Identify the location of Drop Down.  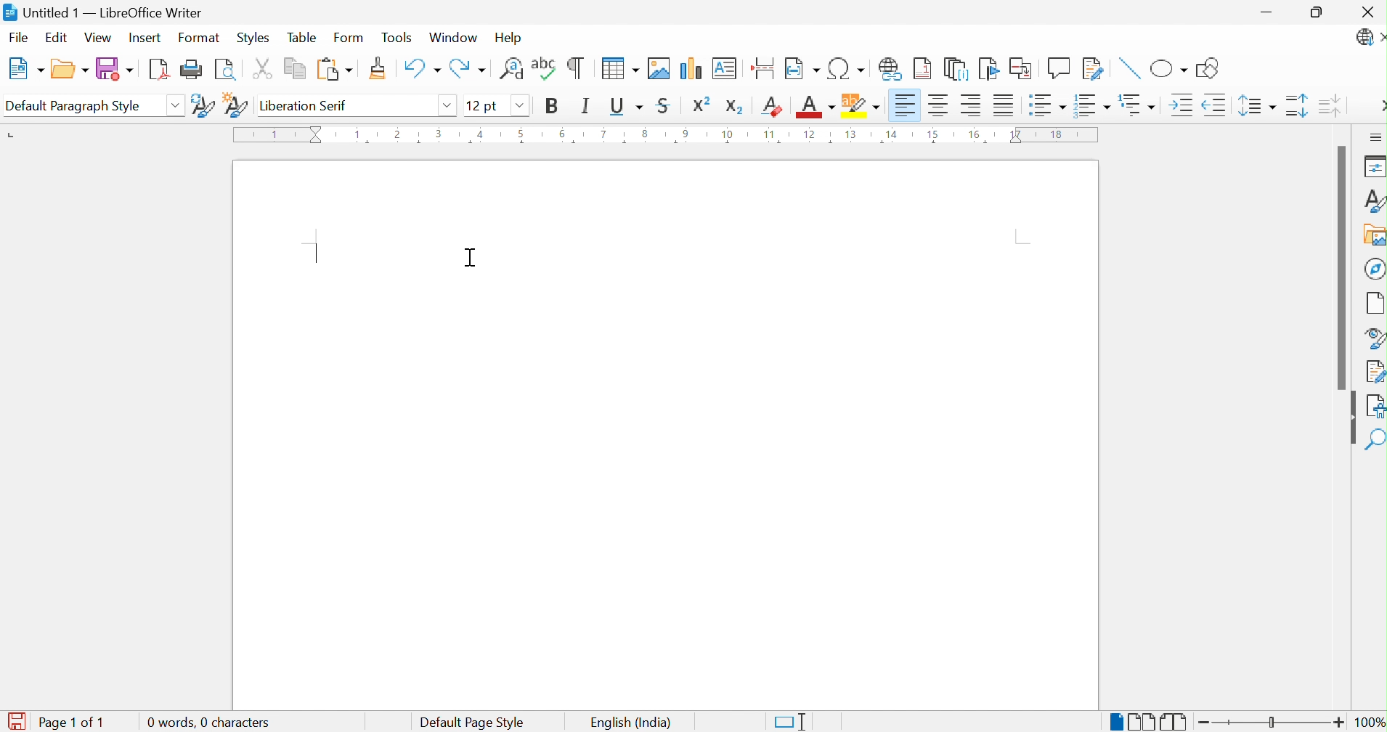
(519, 106).